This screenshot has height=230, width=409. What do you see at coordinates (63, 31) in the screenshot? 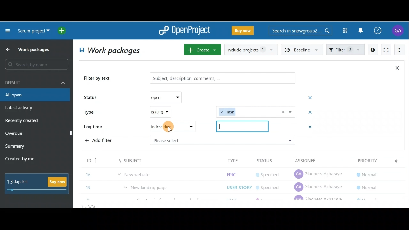
I see `Open quick add menu` at bounding box center [63, 31].